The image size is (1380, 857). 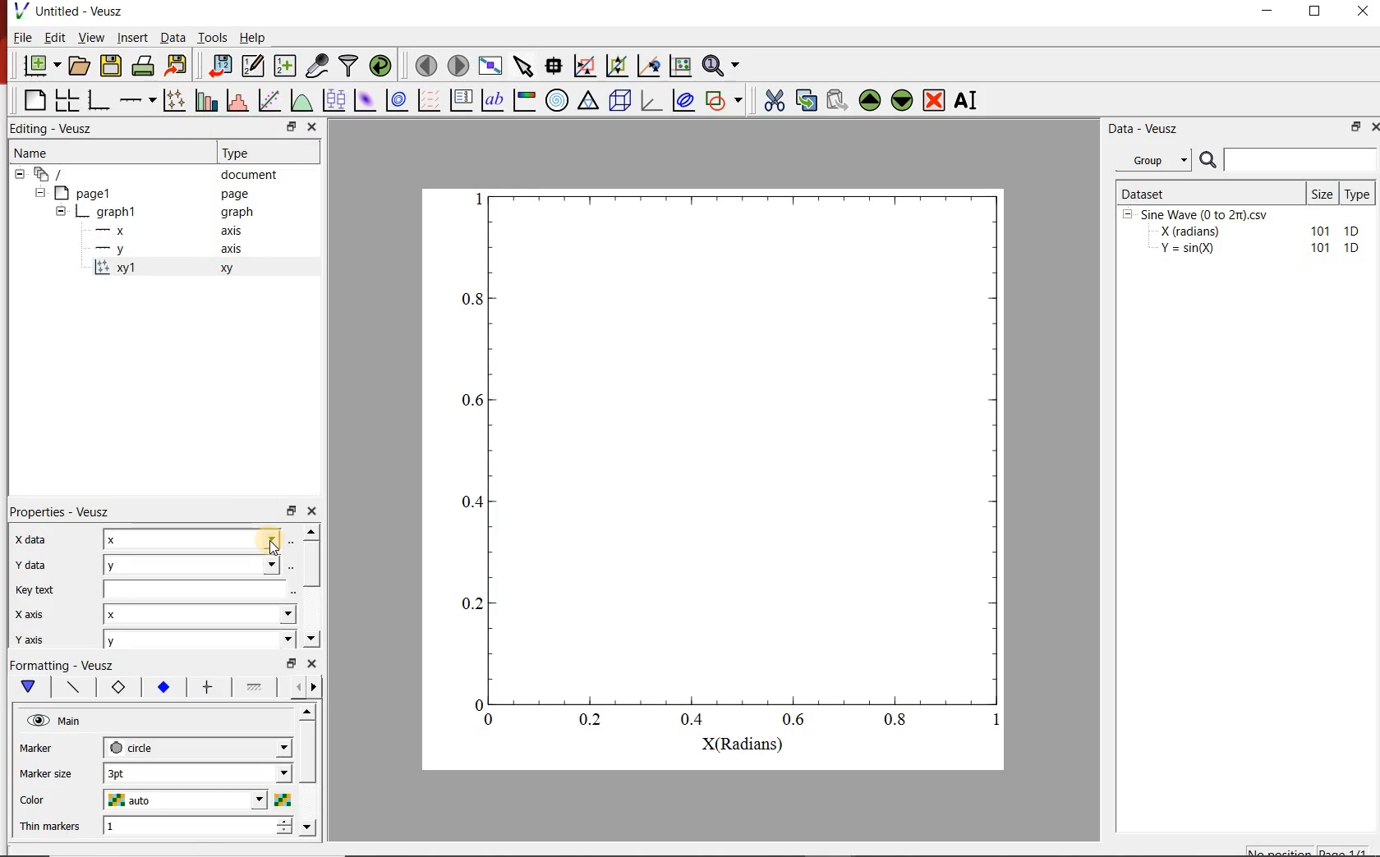 What do you see at coordinates (366, 100) in the screenshot?
I see `plot 2d dataset as image` at bounding box center [366, 100].